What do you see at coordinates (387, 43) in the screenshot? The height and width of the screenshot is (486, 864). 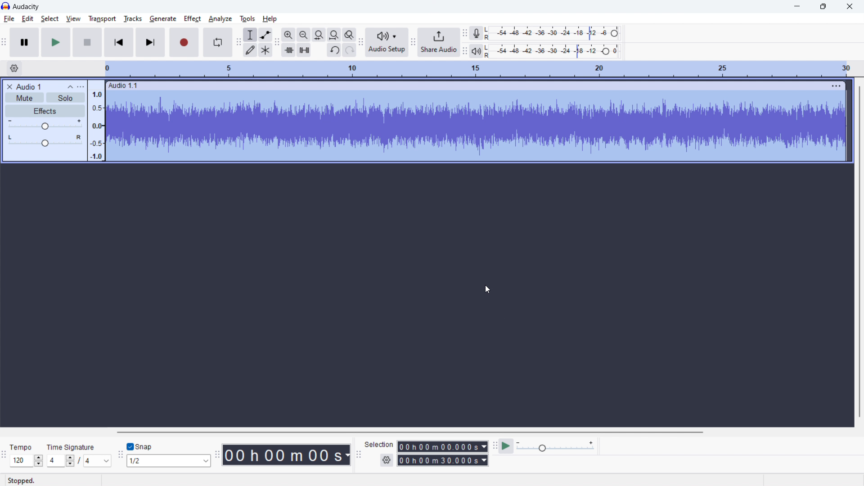 I see `audio setup` at bounding box center [387, 43].